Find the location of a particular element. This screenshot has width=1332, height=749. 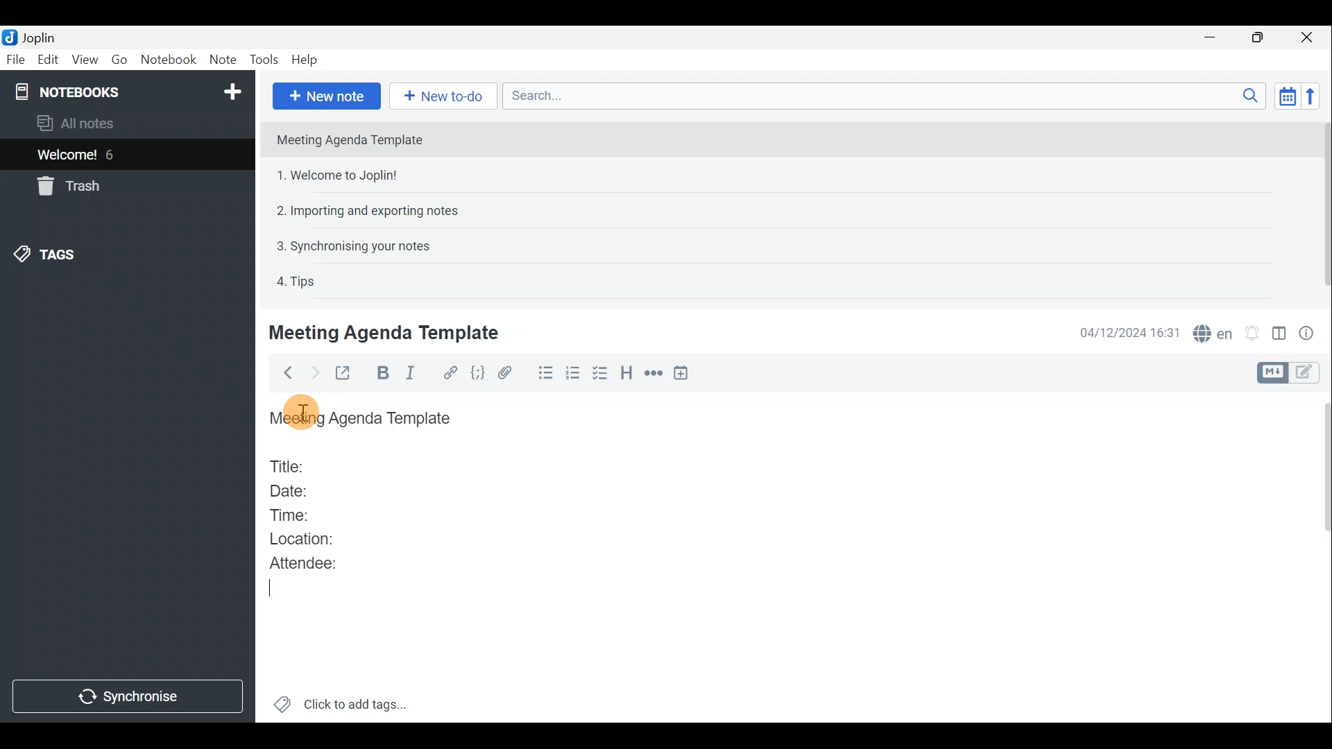

Forward is located at coordinates (313, 372).